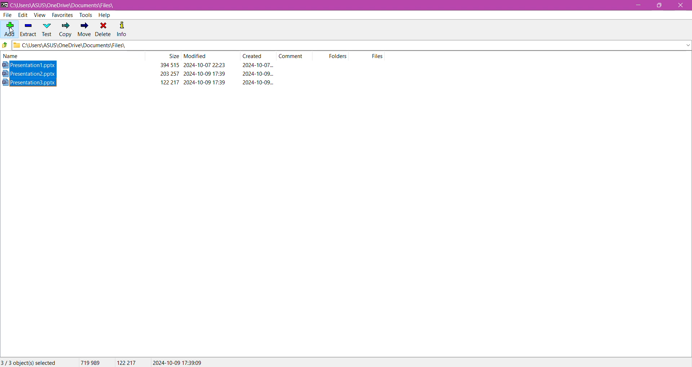 The height and width of the screenshot is (367, 692). Describe the element at coordinates (638, 5) in the screenshot. I see `Minimize` at that location.